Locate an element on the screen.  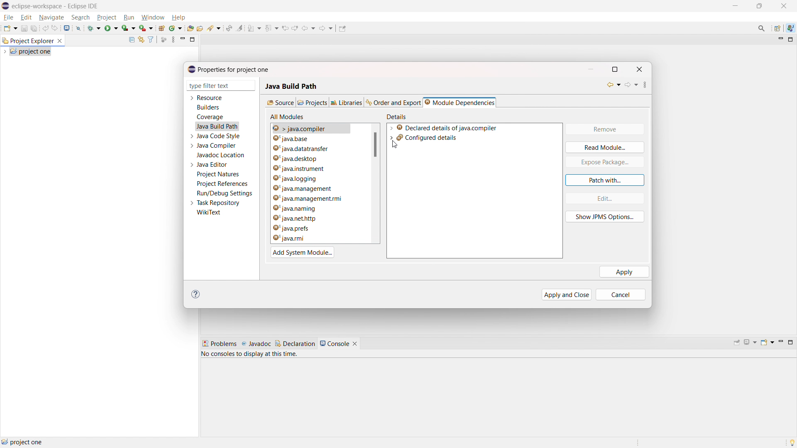
task repository is located at coordinates (219, 203).